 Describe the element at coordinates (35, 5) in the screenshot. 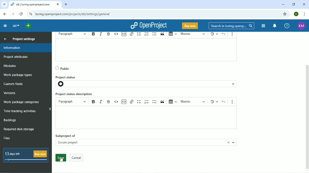

I see `dd/turing.openproject.com` at that location.